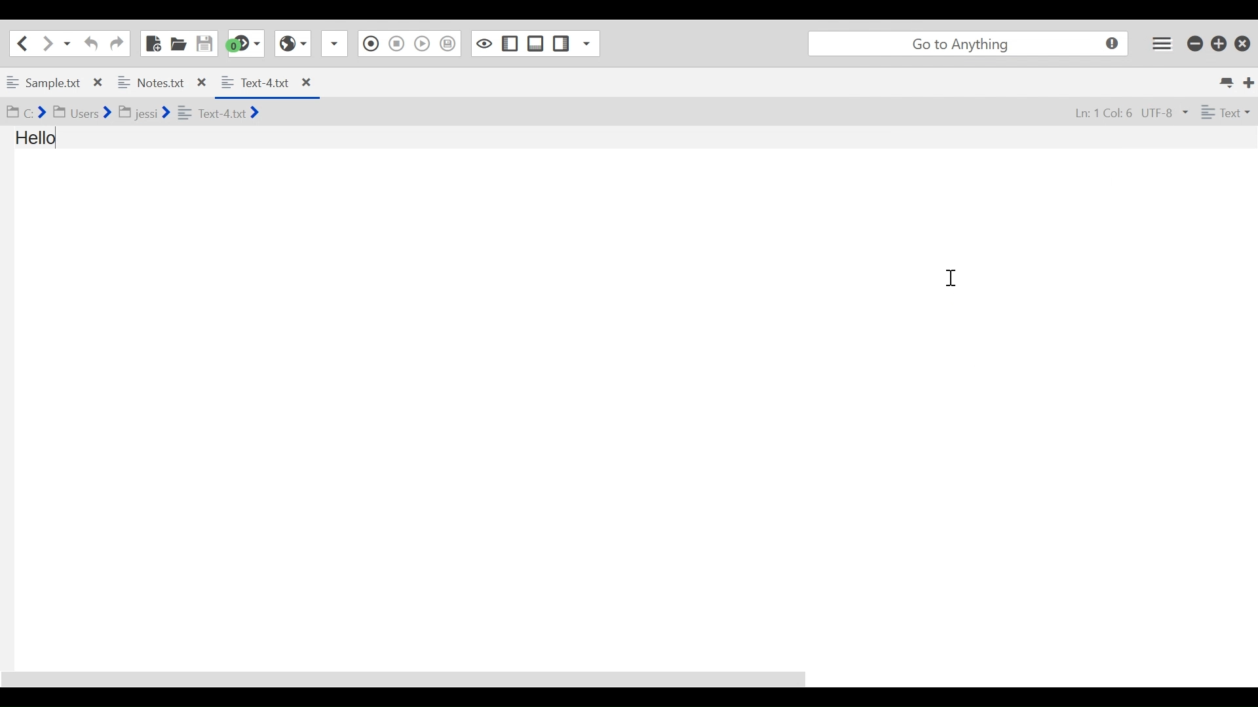  What do you see at coordinates (178, 43) in the screenshot?
I see `Open File` at bounding box center [178, 43].